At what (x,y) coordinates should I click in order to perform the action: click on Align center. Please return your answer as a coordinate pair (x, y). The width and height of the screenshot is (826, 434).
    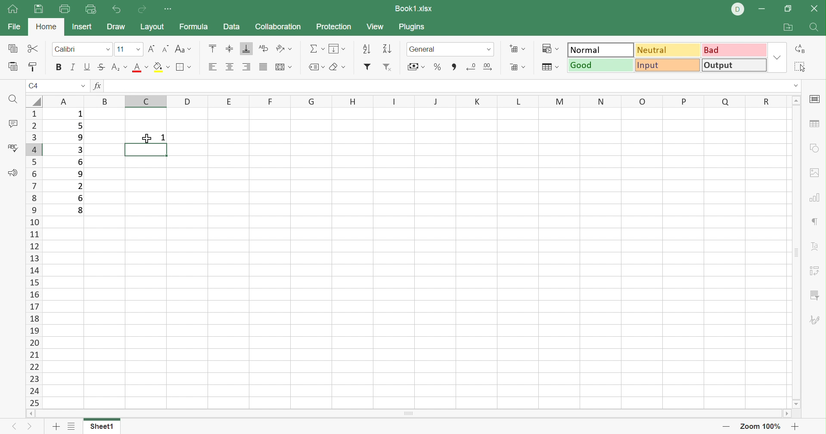
    Looking at the image, I should click on (230, 68).